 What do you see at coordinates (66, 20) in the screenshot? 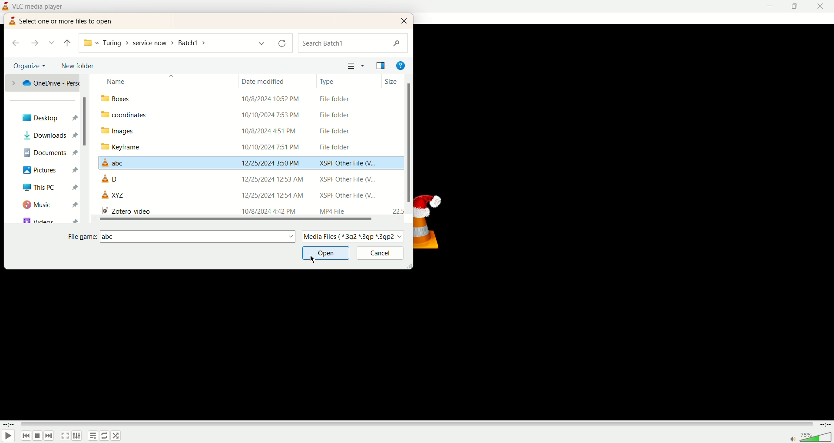
I see `text` at bounding box center [66, 20].